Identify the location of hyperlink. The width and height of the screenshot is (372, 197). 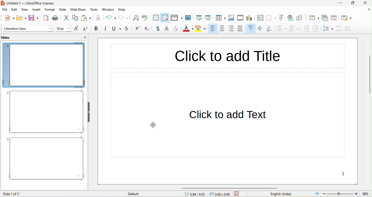
(291, 19).